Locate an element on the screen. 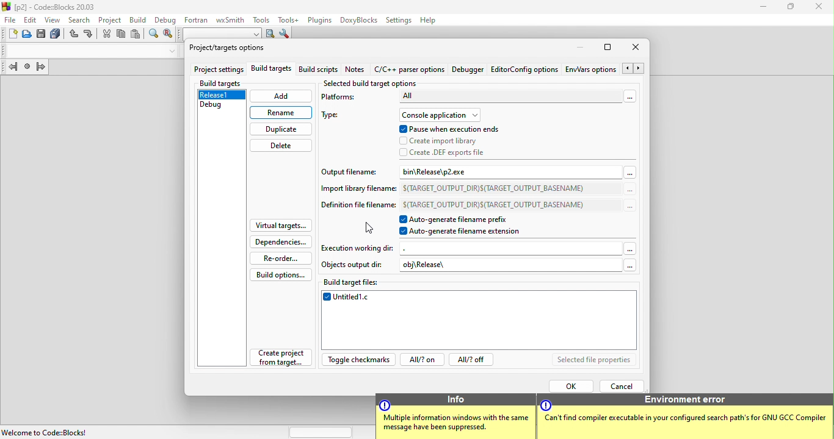 The width and height of the screenshot is (834, 439). build options is located at coordinates (286, 275).